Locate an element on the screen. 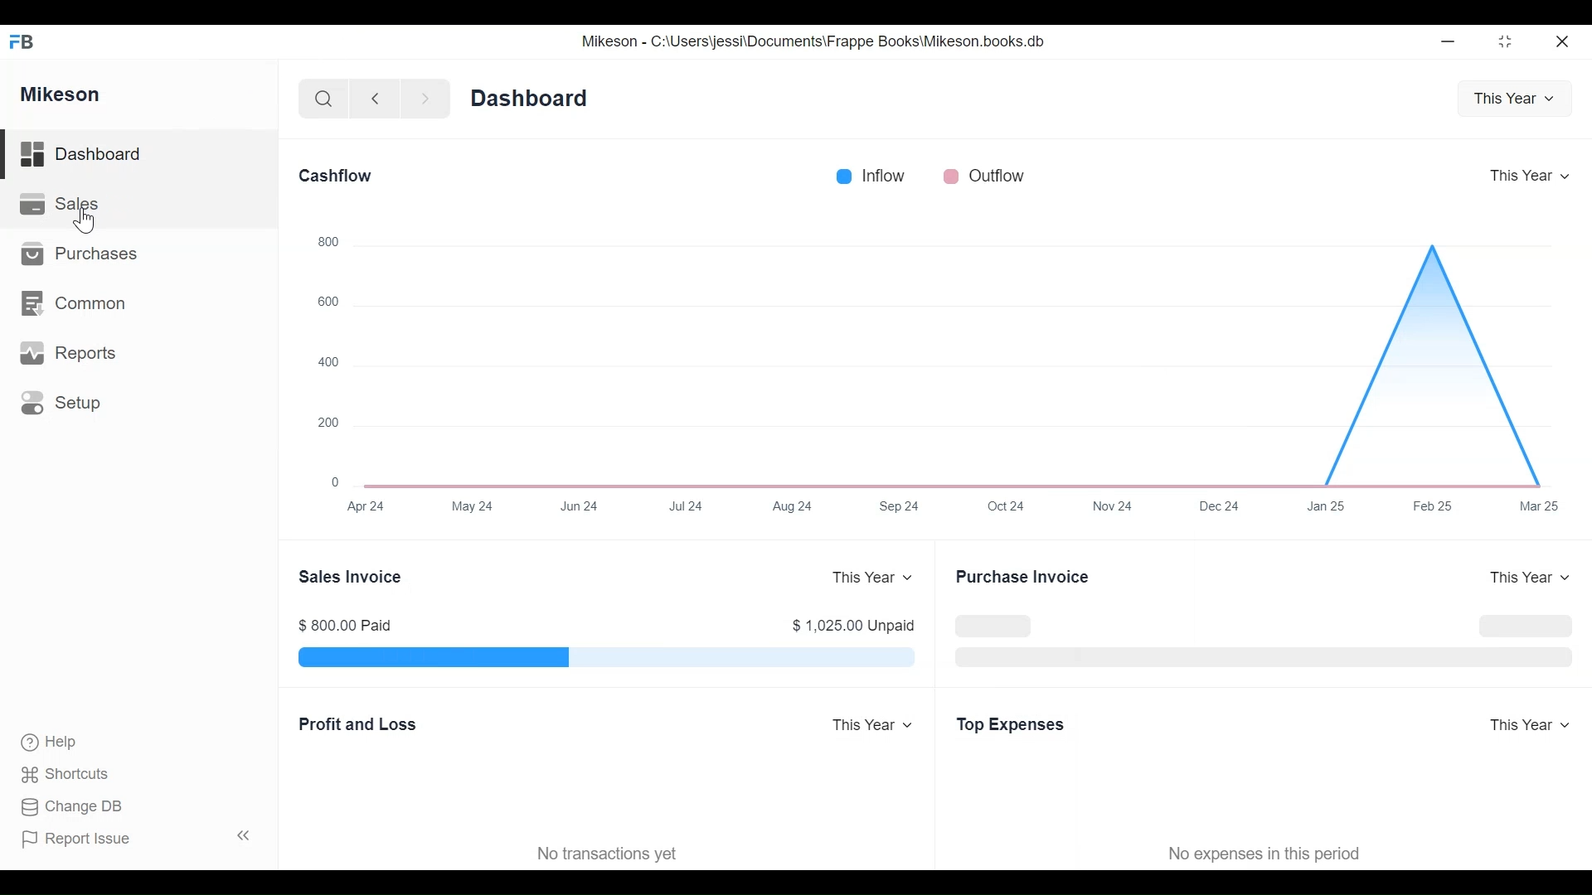 The height and width of the screenshot is (895, 1592). Graph is located at coordinates (1261, 635).